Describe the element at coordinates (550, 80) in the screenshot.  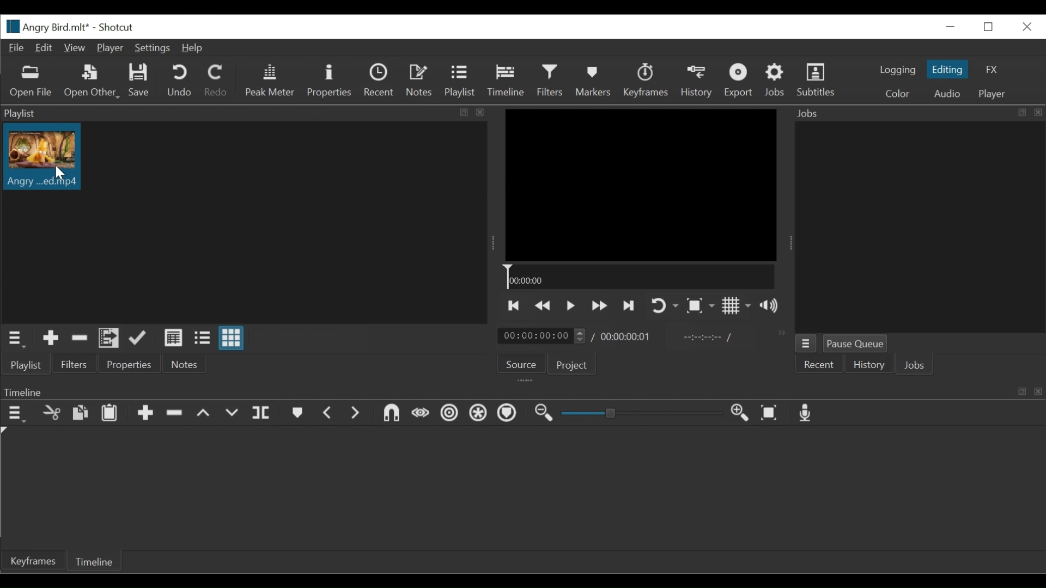
I see `Filter` at that location.